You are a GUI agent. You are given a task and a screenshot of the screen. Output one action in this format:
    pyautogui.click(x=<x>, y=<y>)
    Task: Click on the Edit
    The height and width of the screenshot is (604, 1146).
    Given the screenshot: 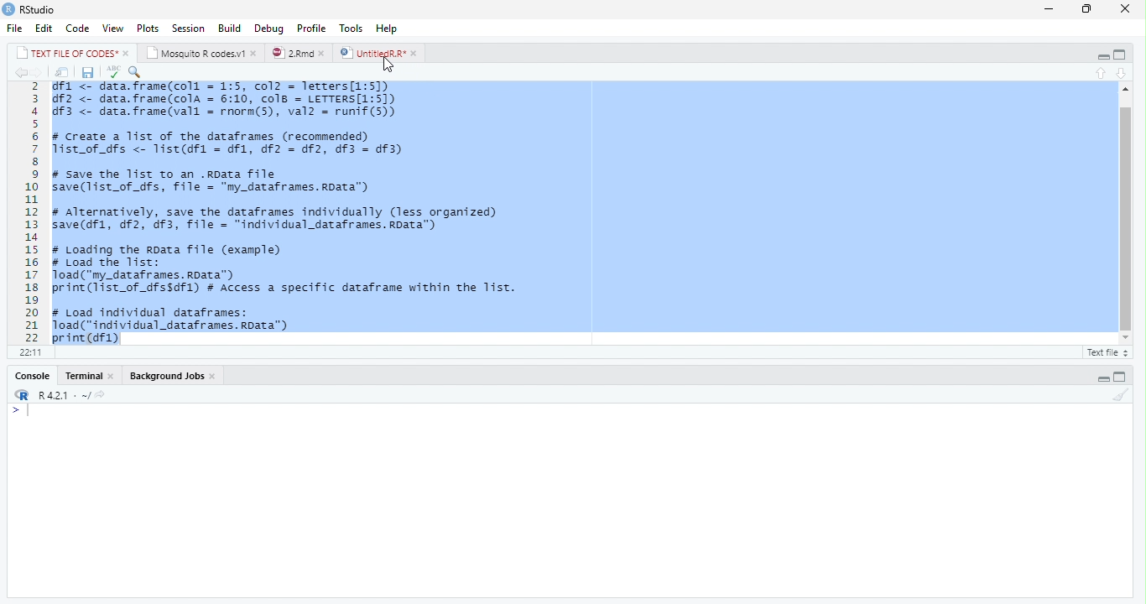 What is the action you would take?
    pyautogui.click(x=44, y=28)
    